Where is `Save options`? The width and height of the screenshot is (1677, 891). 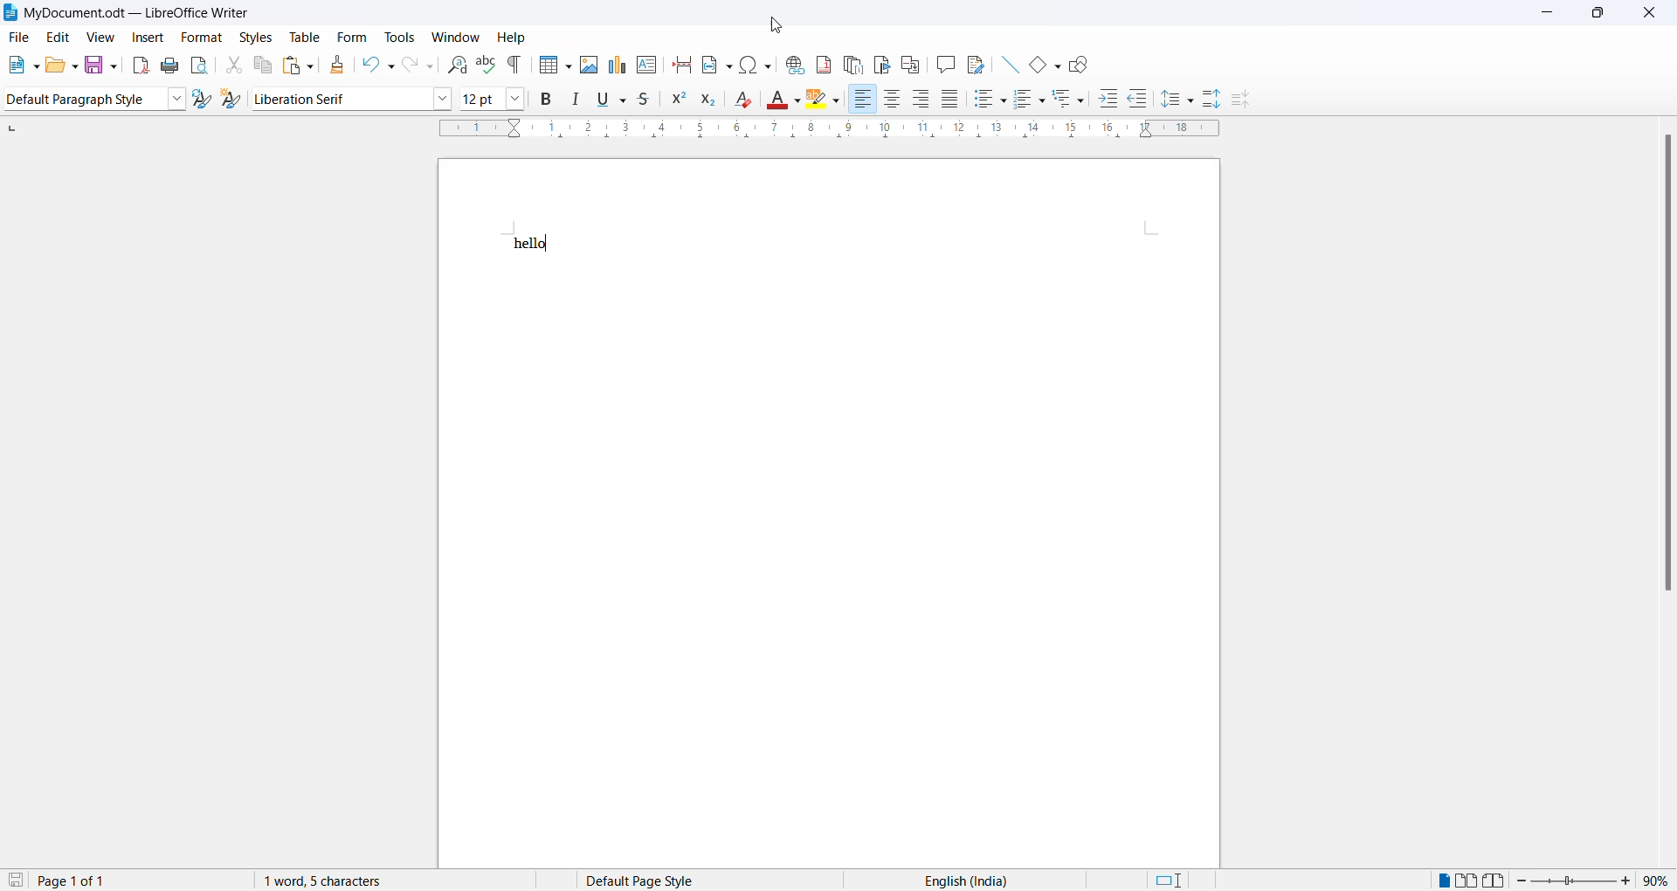 Save options is located at coordinates (100, 66).